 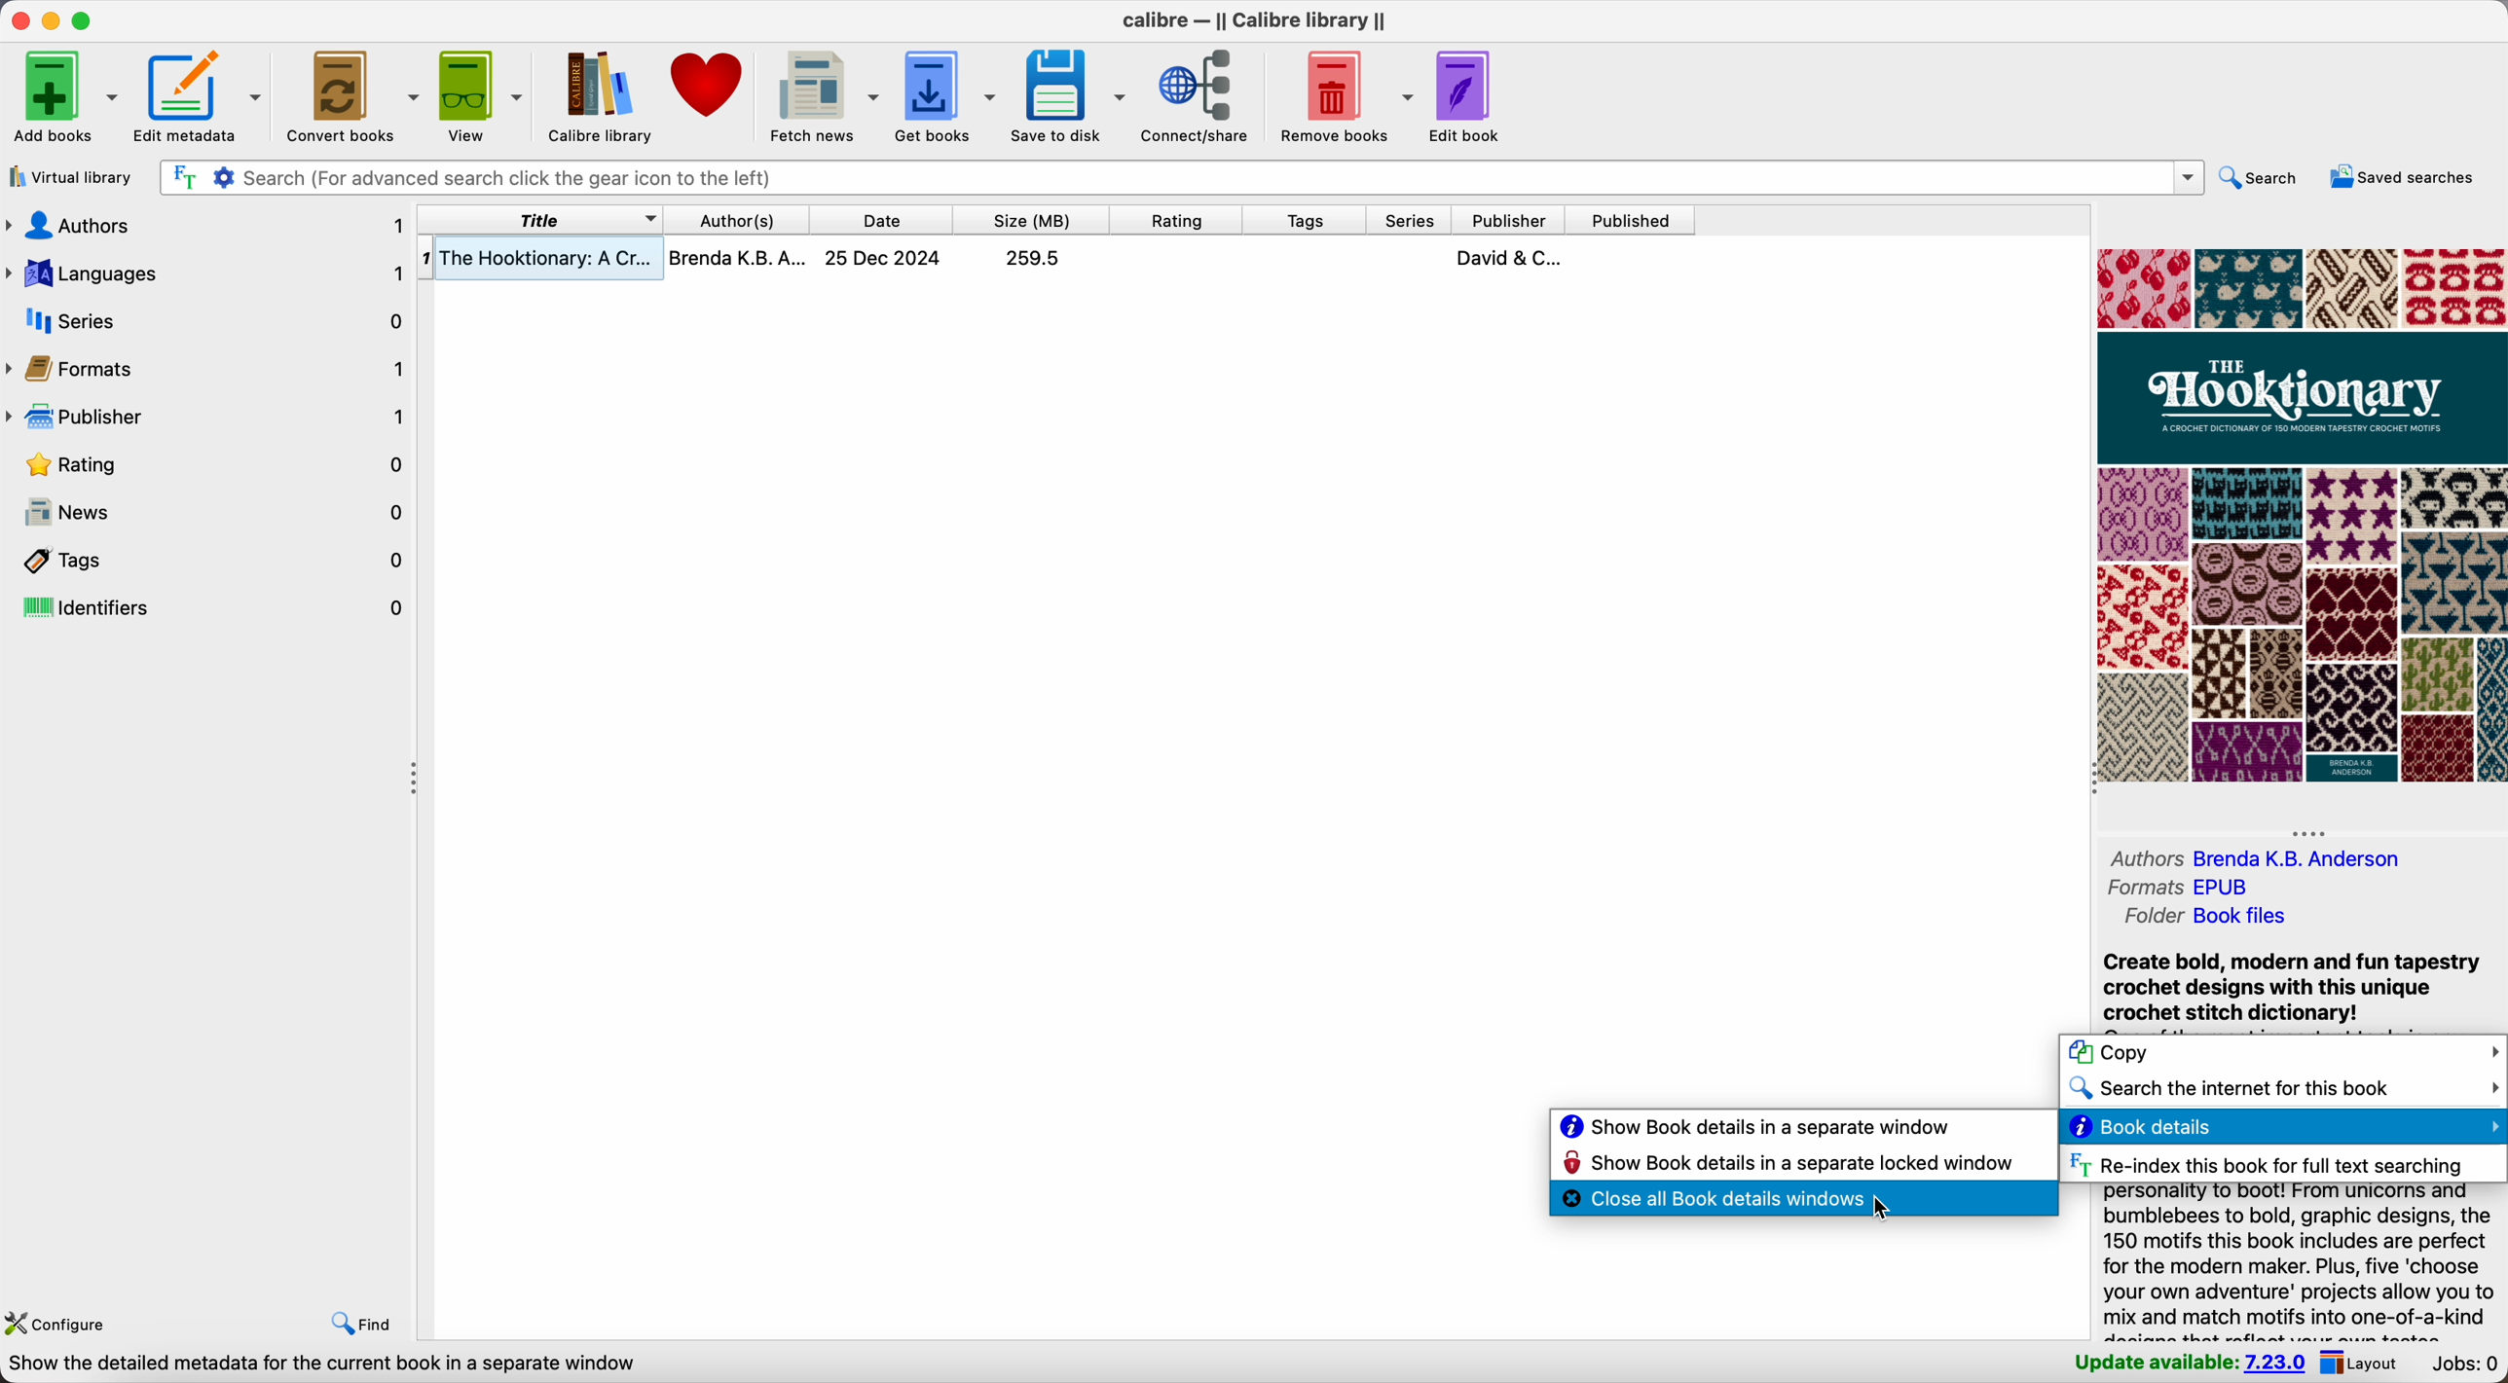 What do you see at coordinates (210, 465) in the screenshot?
I see `rating` at bounding box center [210, 465].